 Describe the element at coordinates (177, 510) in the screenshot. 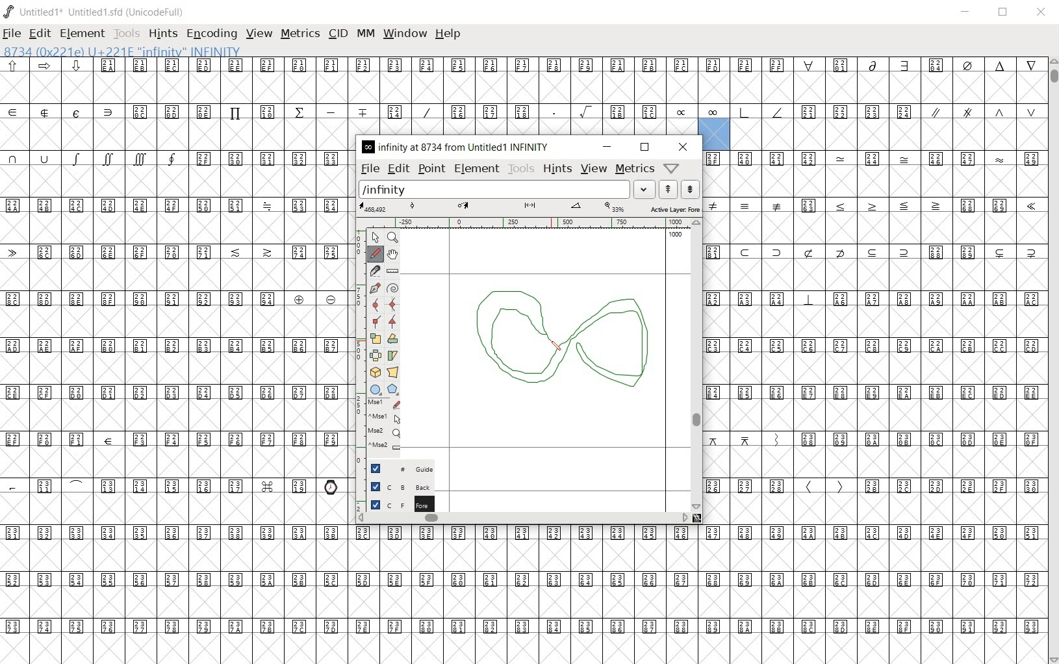

I see `empty glyph slots` at that location.